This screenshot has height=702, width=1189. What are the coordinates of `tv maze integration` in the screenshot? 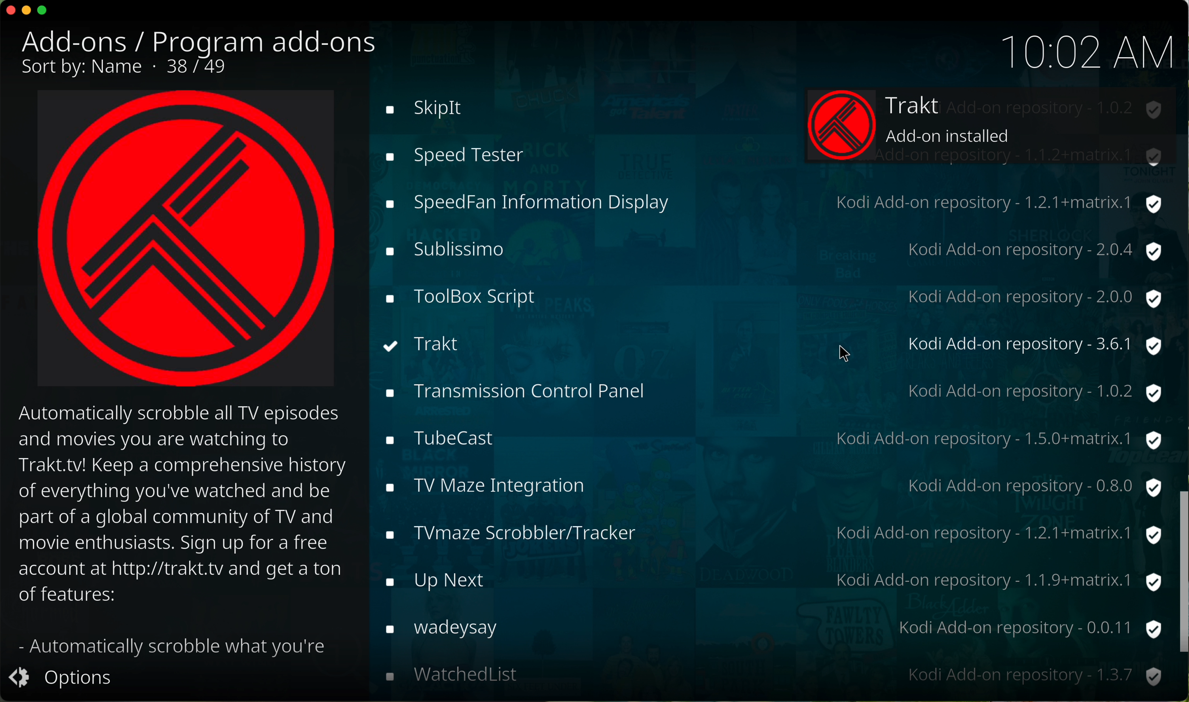 It's located at (768, 296).